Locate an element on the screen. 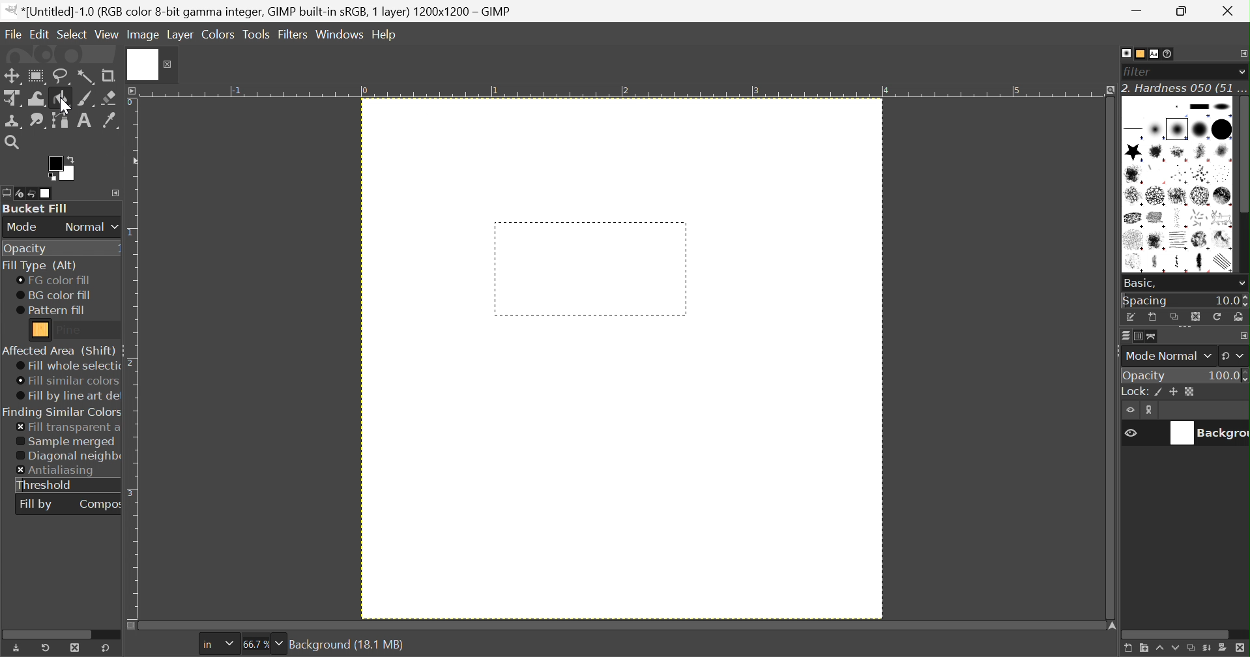  Image is located at coordinates (144, 35).